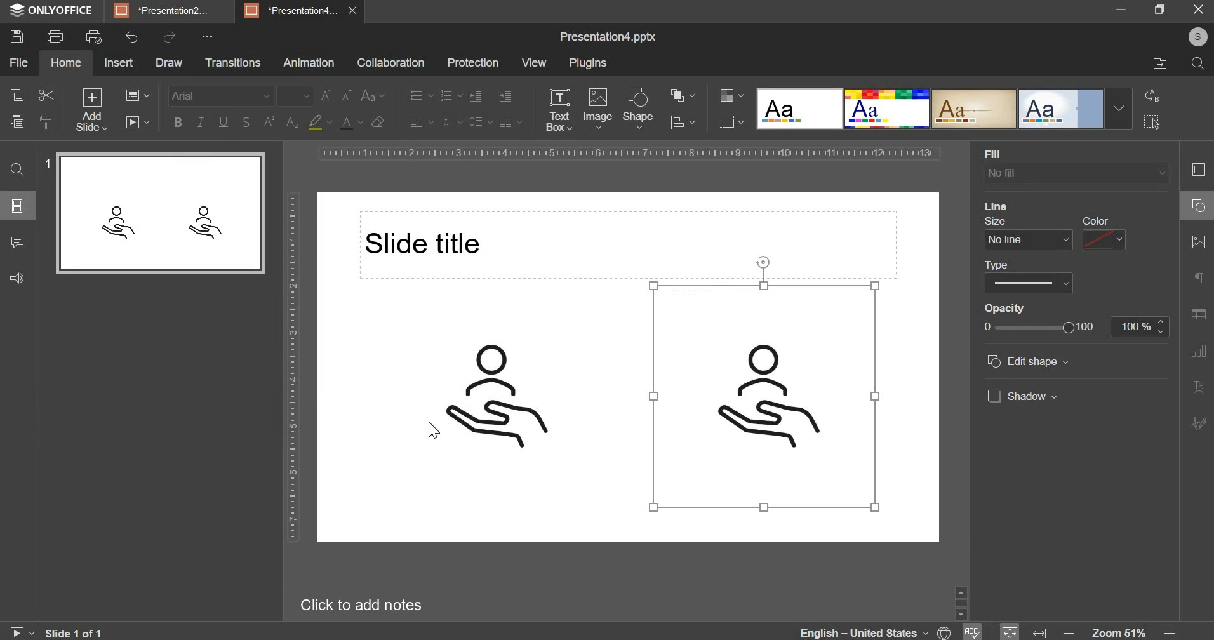 The height and width of the screenshot is (640, 1214). What do you see at coordinates (1196, 170) in the screenshot?
I see `slide setting` at bounding box center [1196, 170].